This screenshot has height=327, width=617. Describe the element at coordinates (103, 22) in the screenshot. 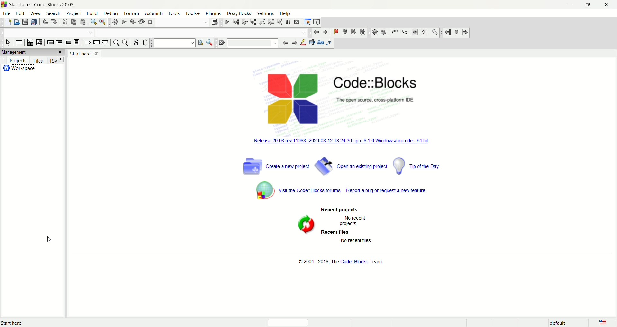

I see `replace` at that location.